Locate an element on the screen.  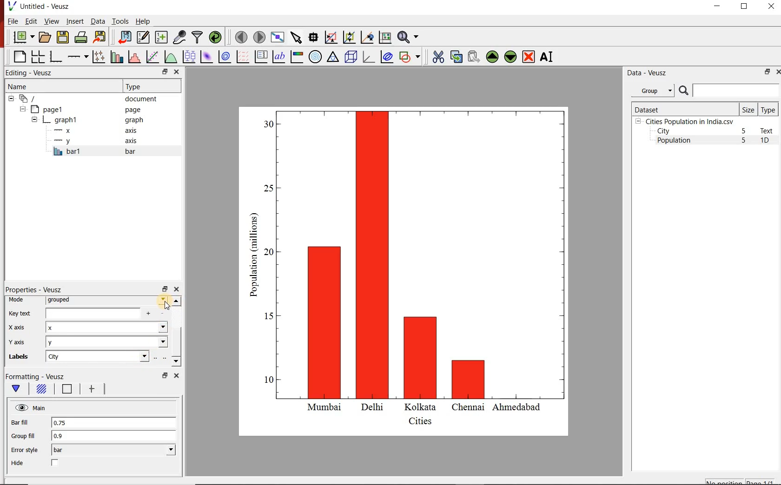
Data is located at coordinates (98, 22).